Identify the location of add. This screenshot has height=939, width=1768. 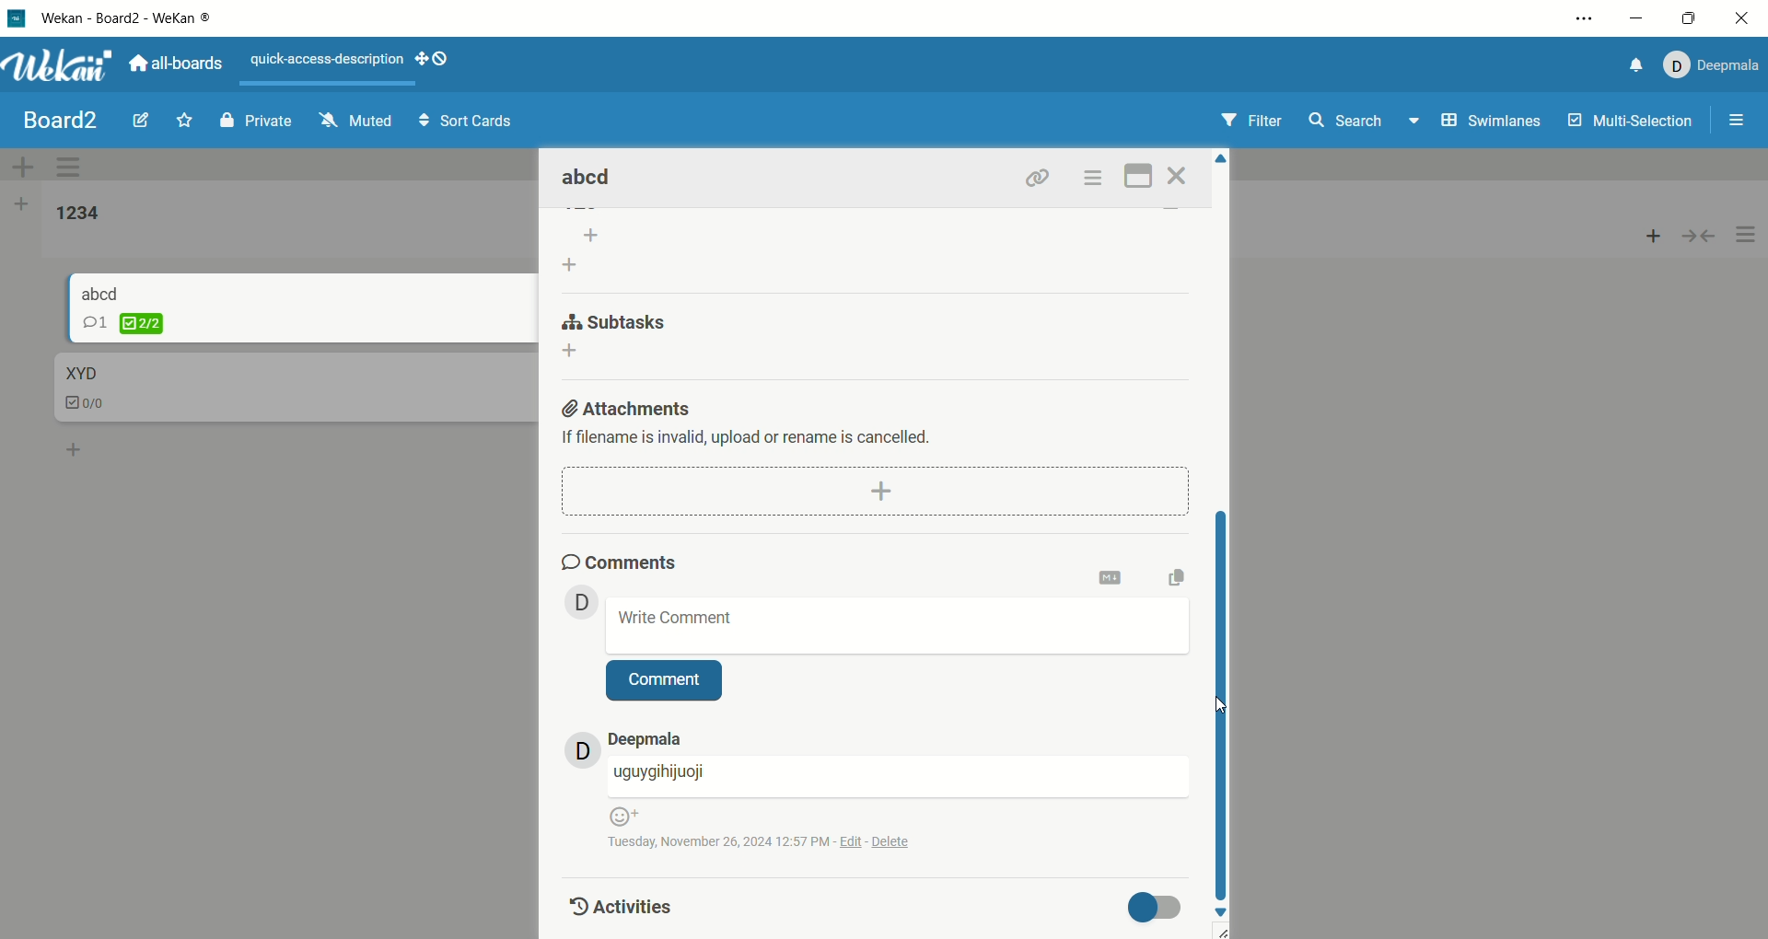
(875, 490).